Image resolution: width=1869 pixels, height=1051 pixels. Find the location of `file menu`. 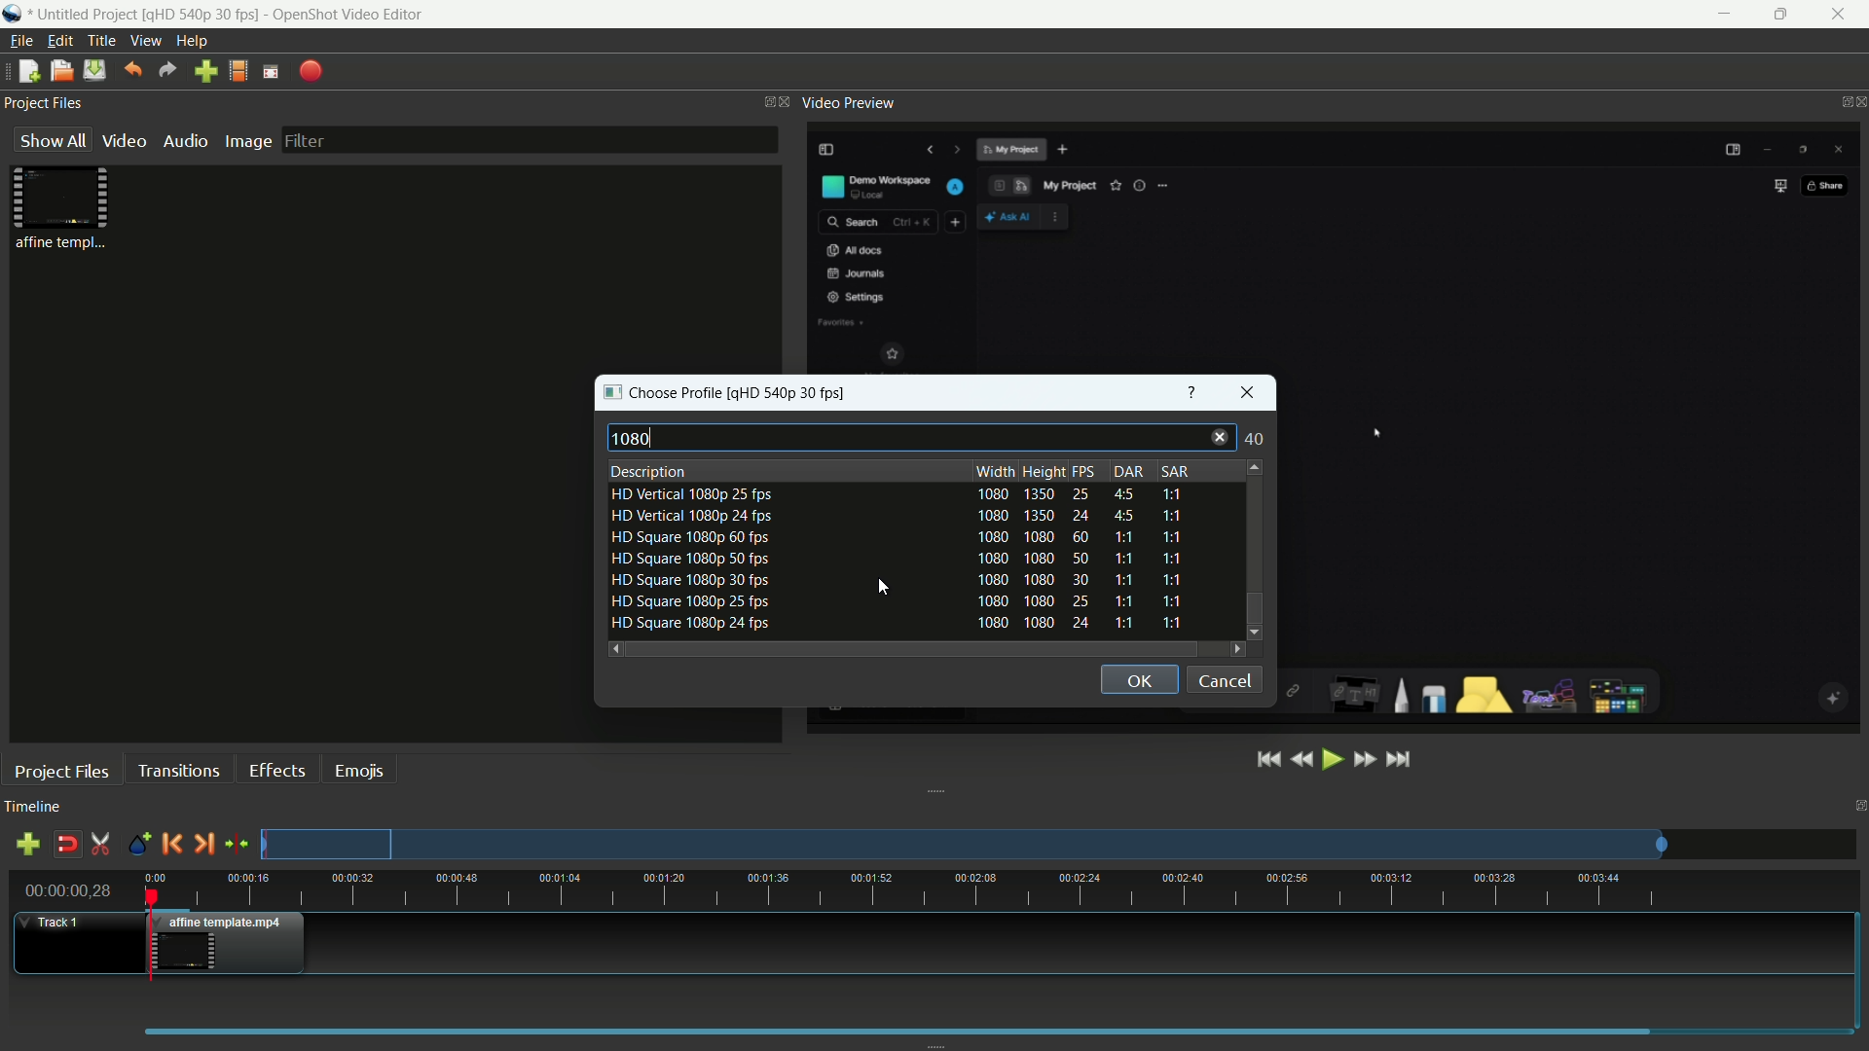

file menu is located at coordinates (20, 41).